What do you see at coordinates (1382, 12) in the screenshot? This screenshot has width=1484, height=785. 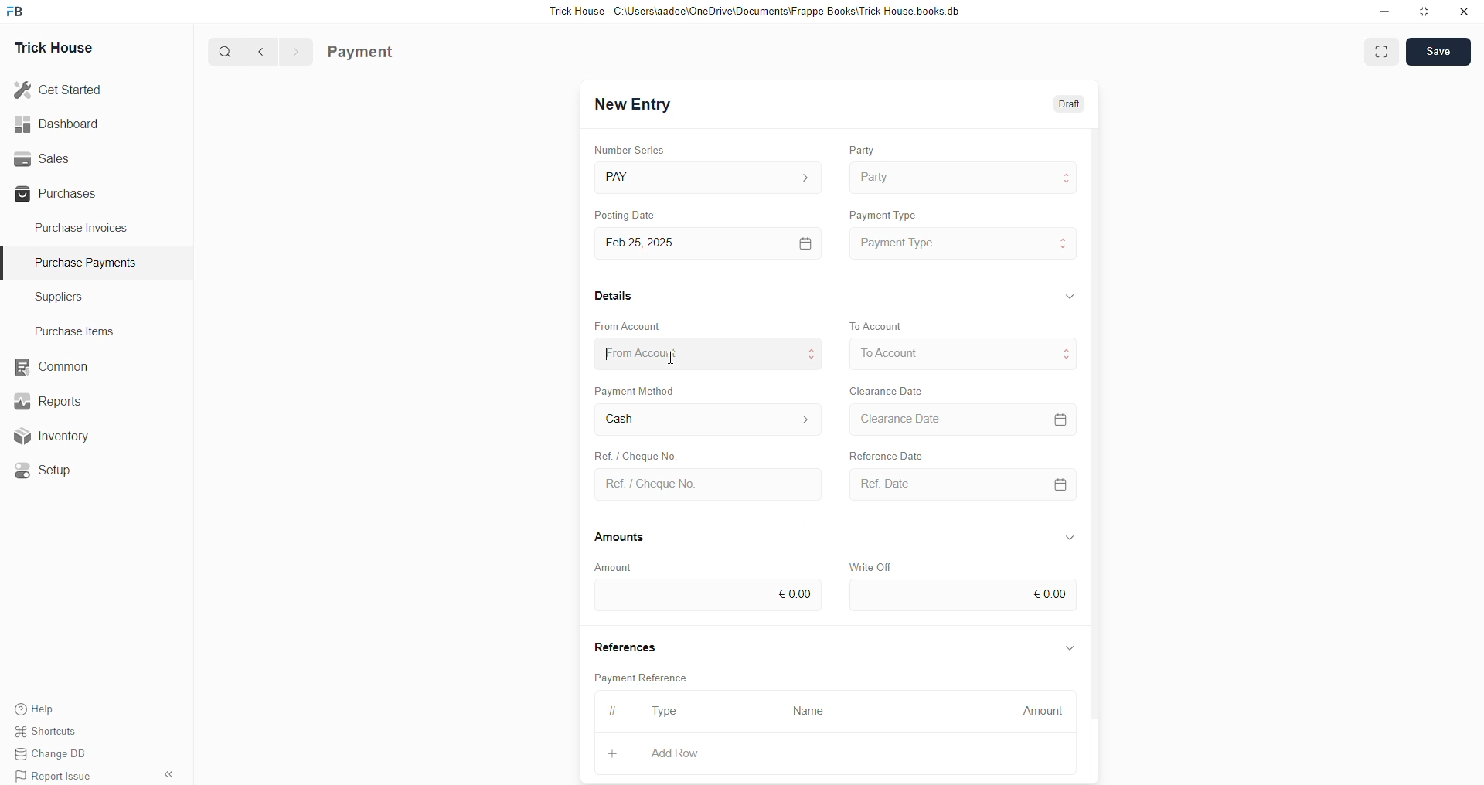 I see `minimise down` at bounding box center [1382, 12].